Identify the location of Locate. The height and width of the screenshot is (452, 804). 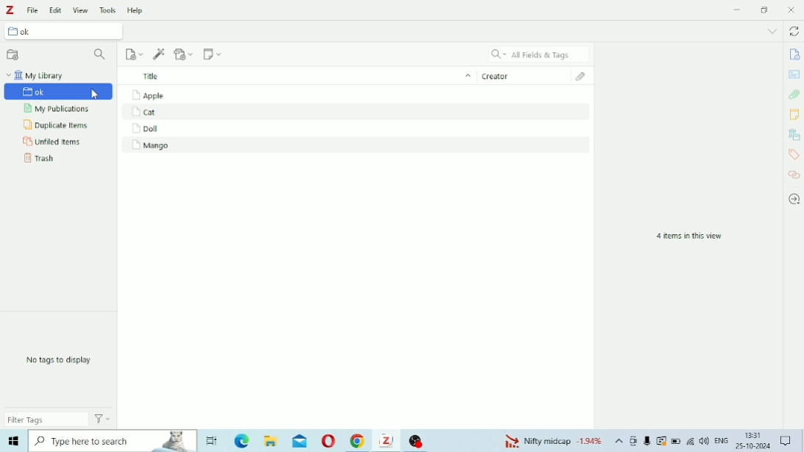
(794, 199).